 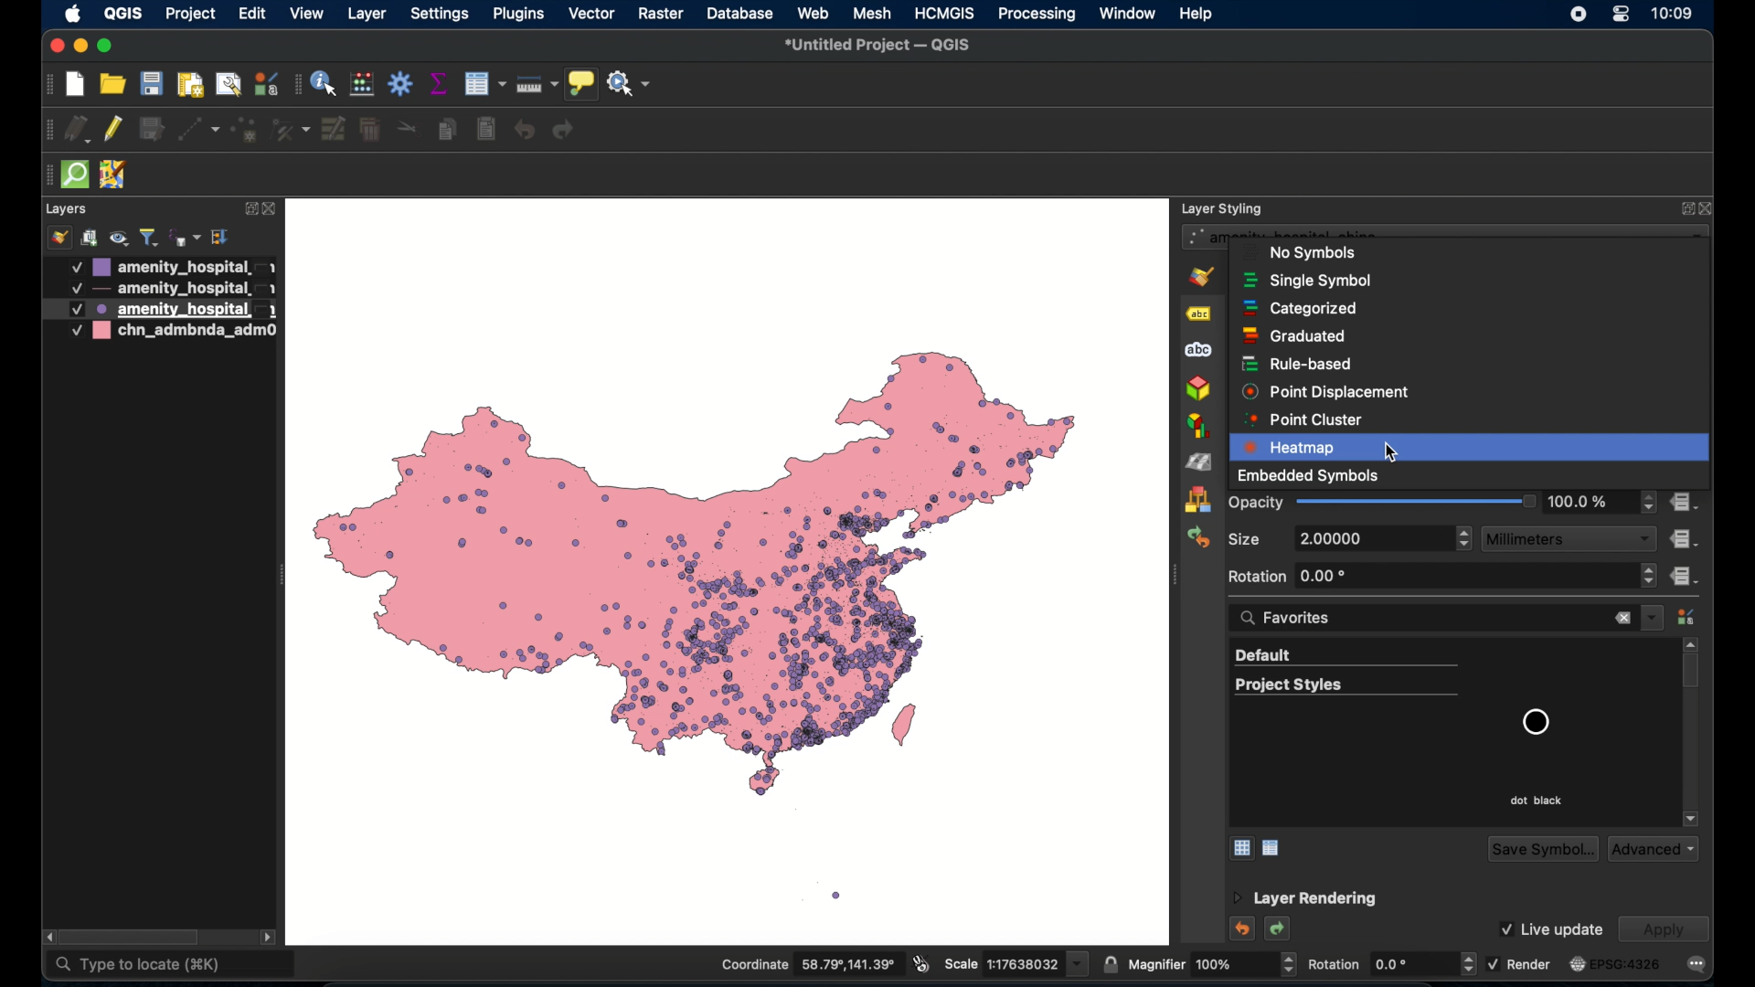 What do you see at coordinates (45, 175) in the screenshot?
I see `drag handle` at bounding box center [45, 175].